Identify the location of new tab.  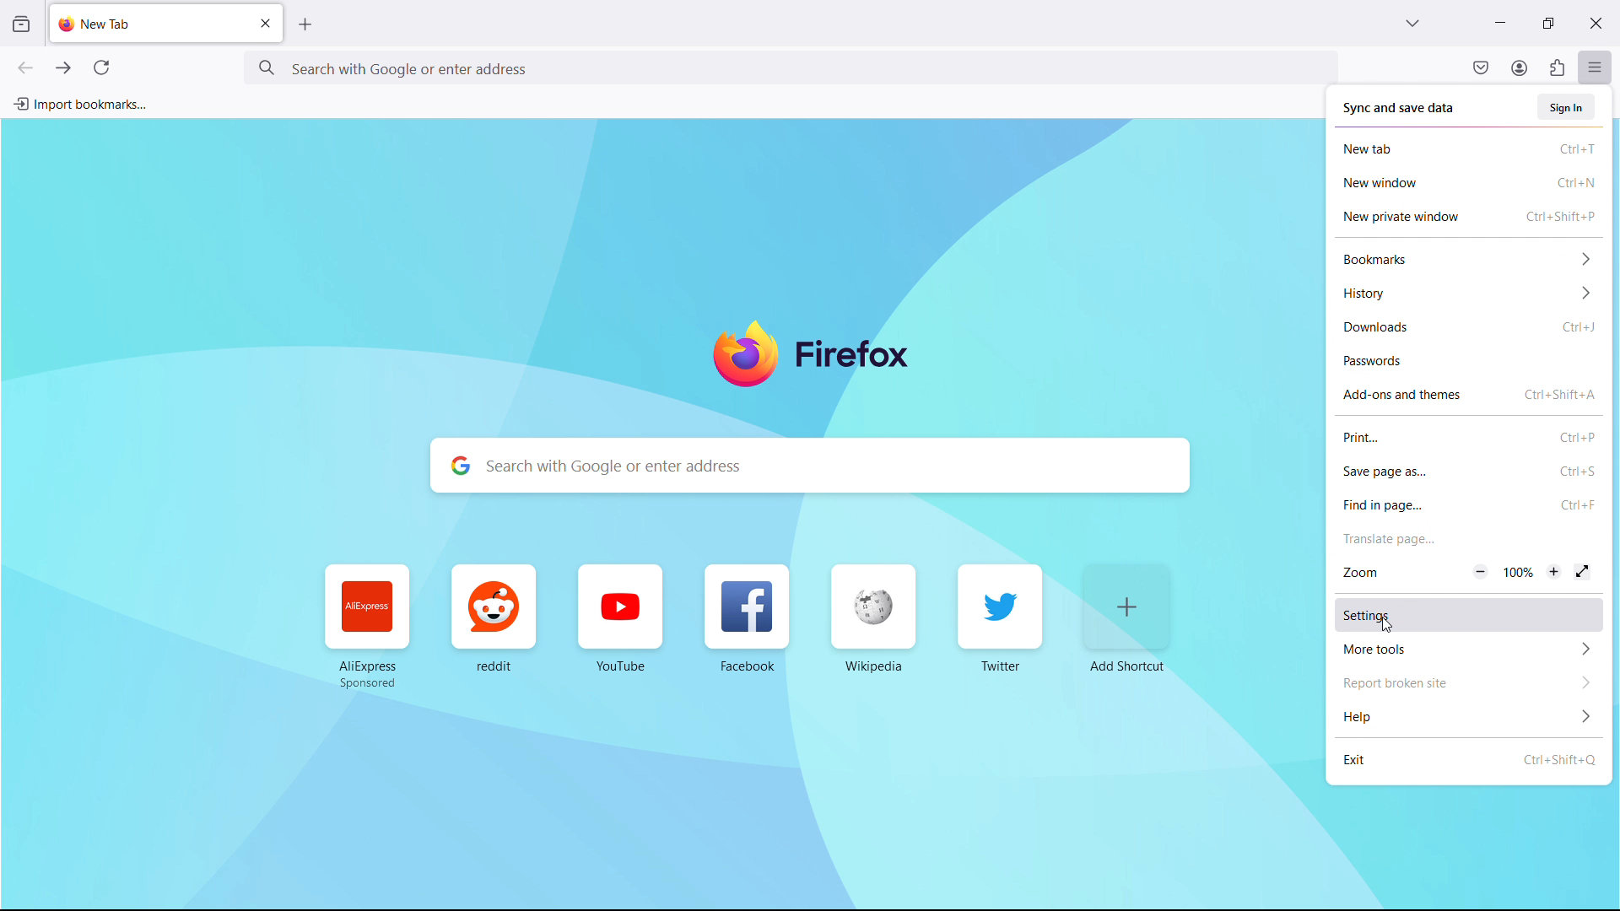
(1470, 148).